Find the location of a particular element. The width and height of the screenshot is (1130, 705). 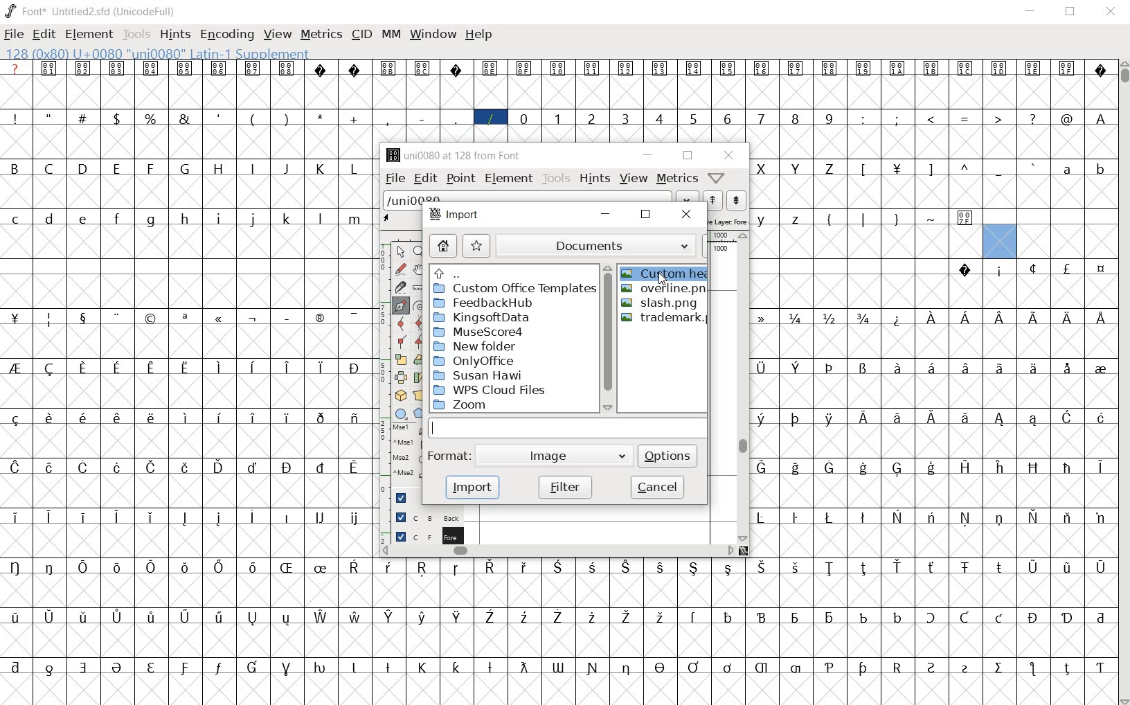

glyph is located at coordinates (85, 220).